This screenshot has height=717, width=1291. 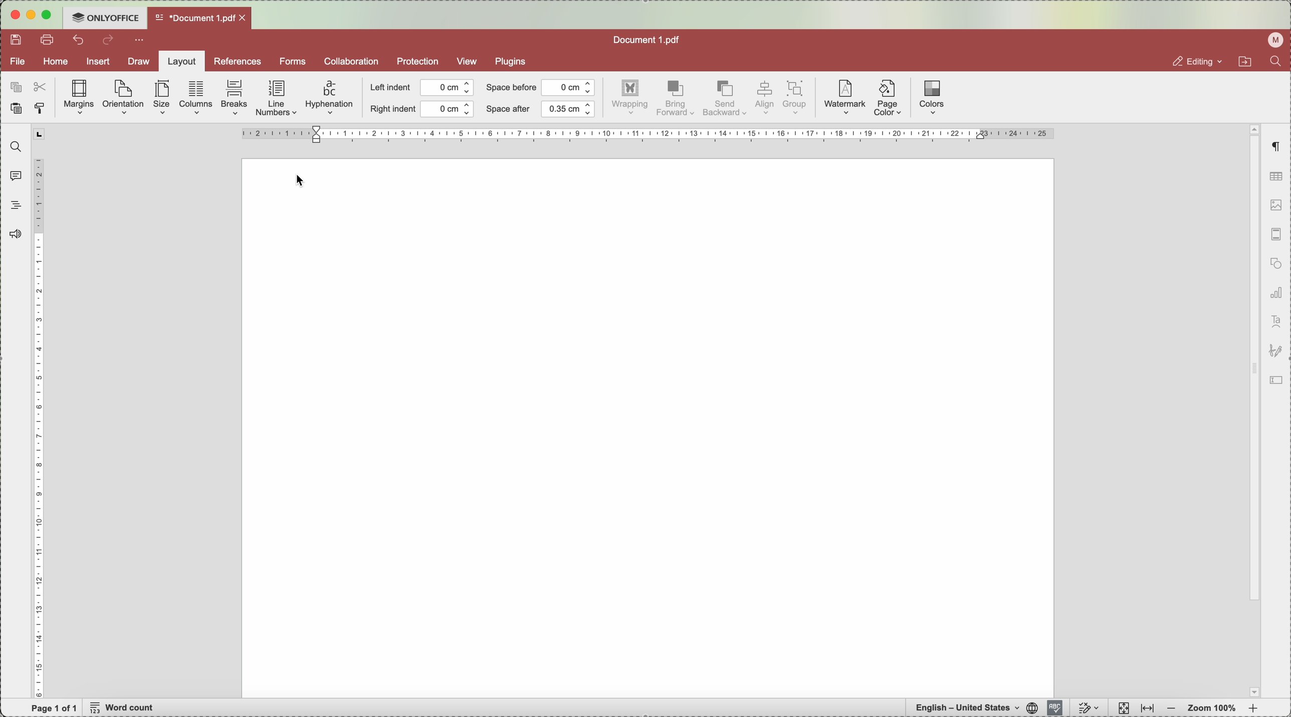 What do you see at coordinates (1188, 61) in the screenshot?
I see `editing` at bounding box center [1188, 61].